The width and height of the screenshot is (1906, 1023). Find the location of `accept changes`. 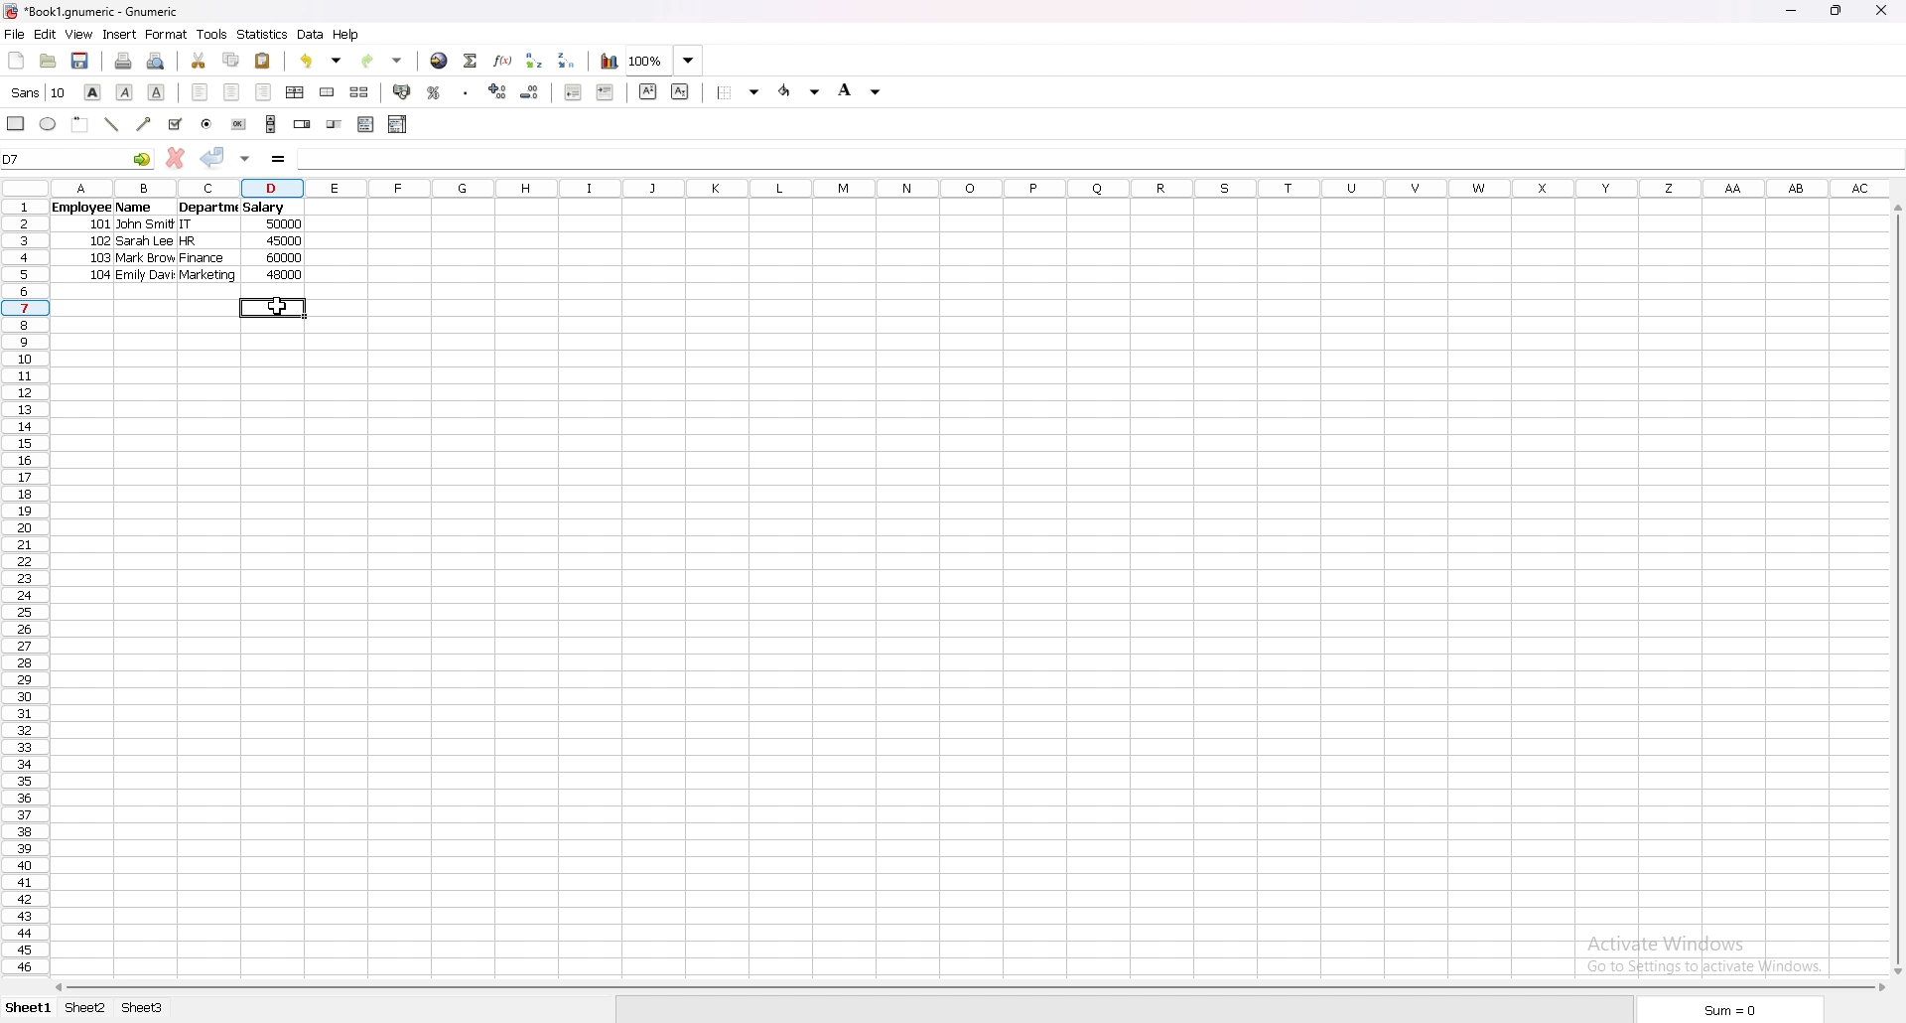

accept changes is located at coordinates (213, 158).